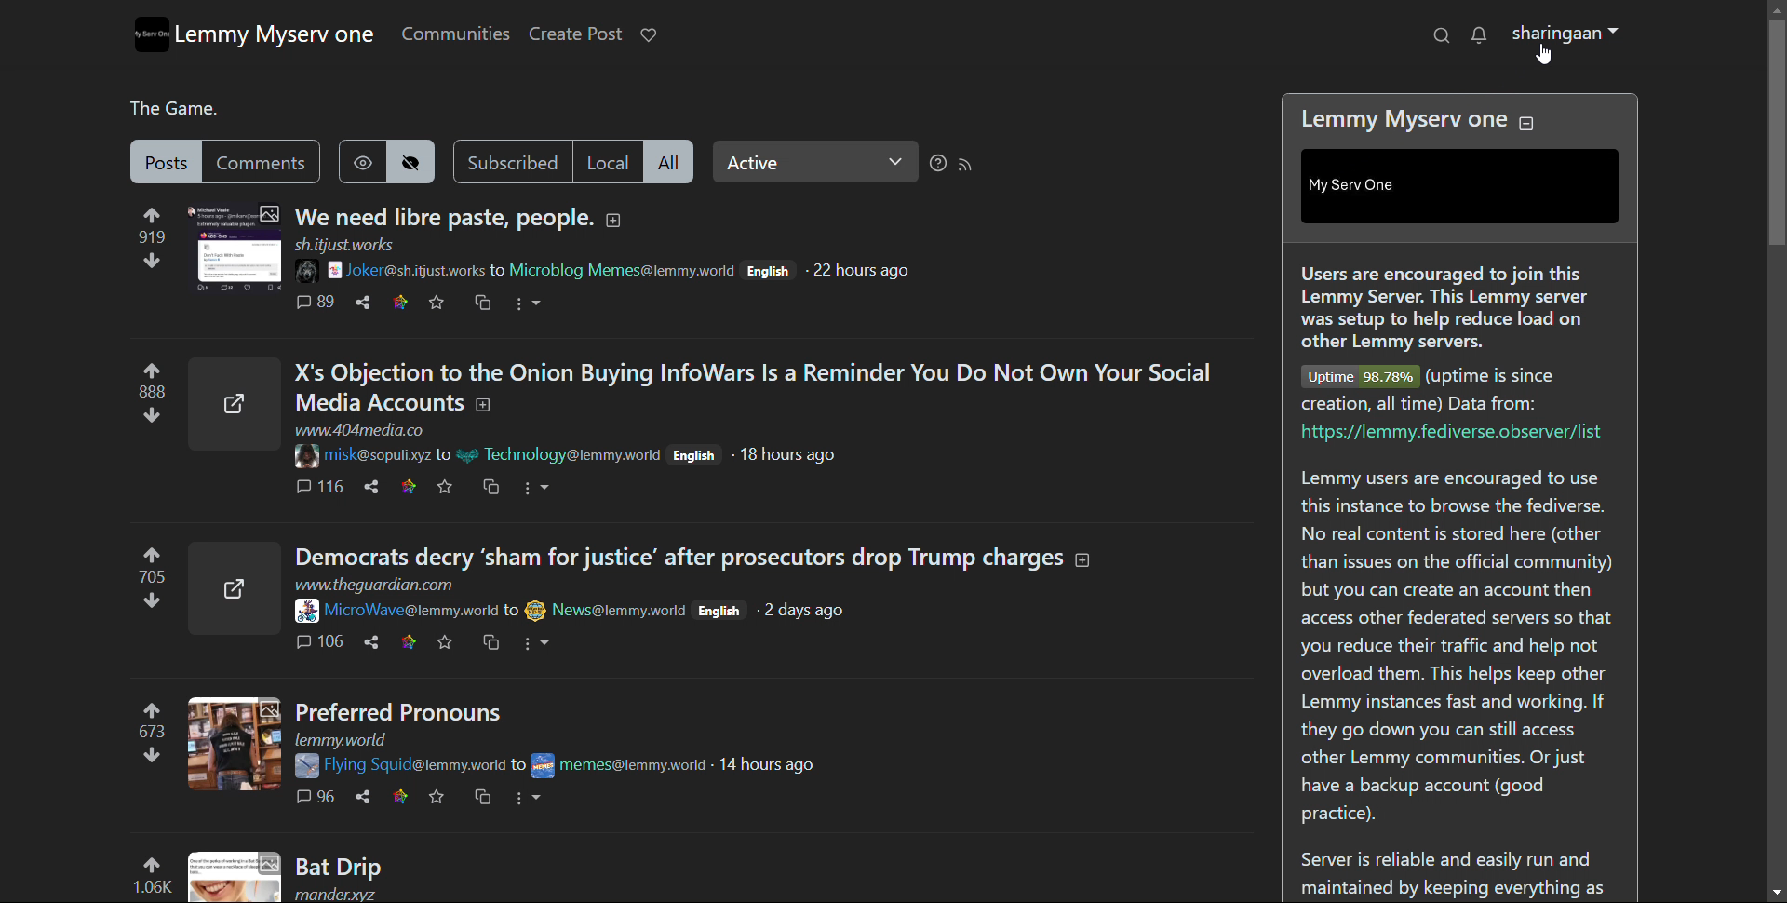 This screenshot has width=1787, height=903. I want to click on URL, so click(348, 739).